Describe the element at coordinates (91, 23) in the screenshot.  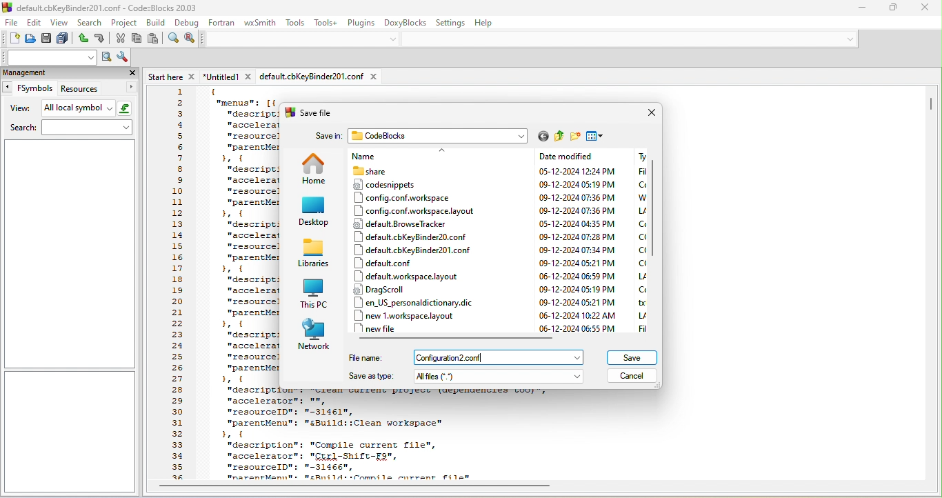
I see `search` at that location.